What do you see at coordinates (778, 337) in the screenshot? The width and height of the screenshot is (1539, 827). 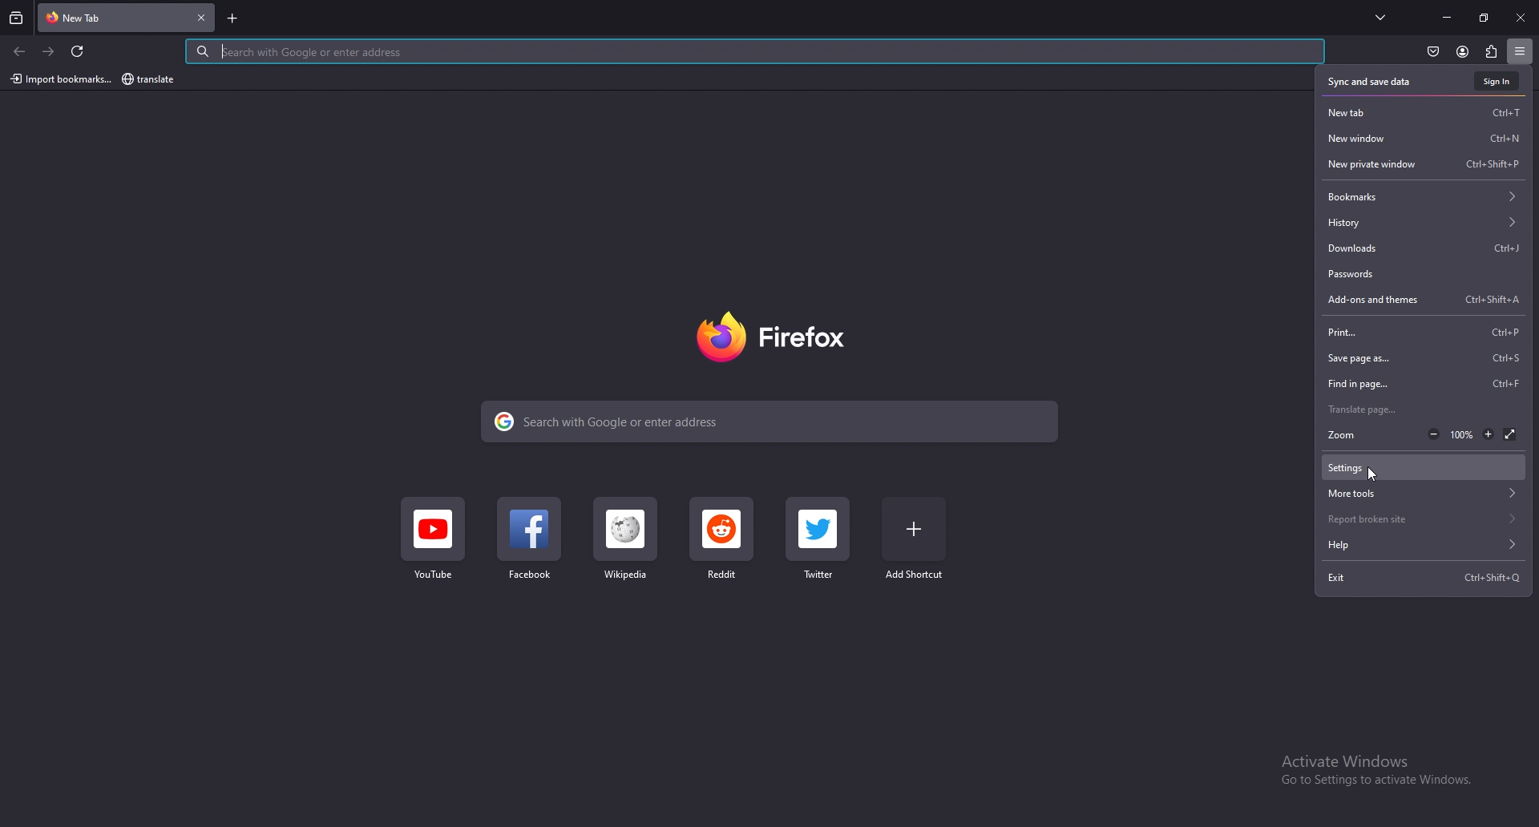 I see `firefox` at bounding box center [778, 337].